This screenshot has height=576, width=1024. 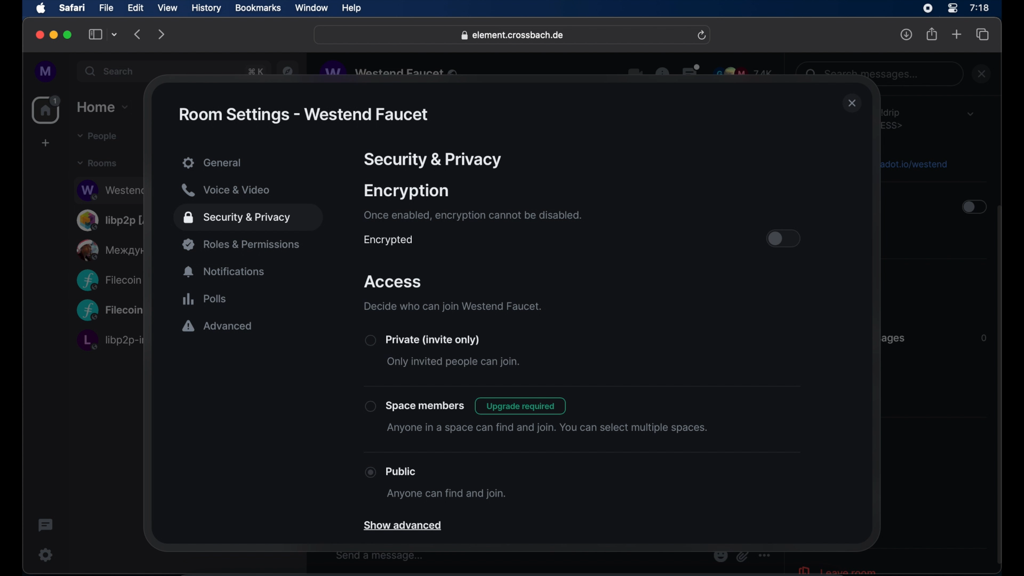 What do you see at coordinates (893, 338) in the screenshot?
I see `obscure` at bounding box center [893, 338].